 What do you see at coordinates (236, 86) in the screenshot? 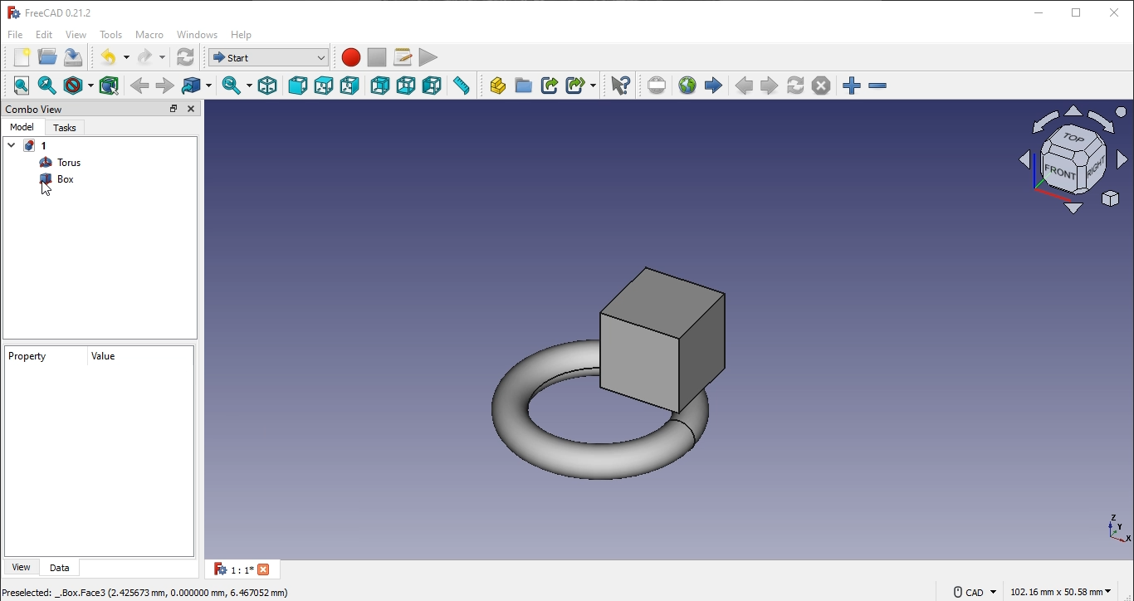
I see `sync view` at bounding box center [236, 86].